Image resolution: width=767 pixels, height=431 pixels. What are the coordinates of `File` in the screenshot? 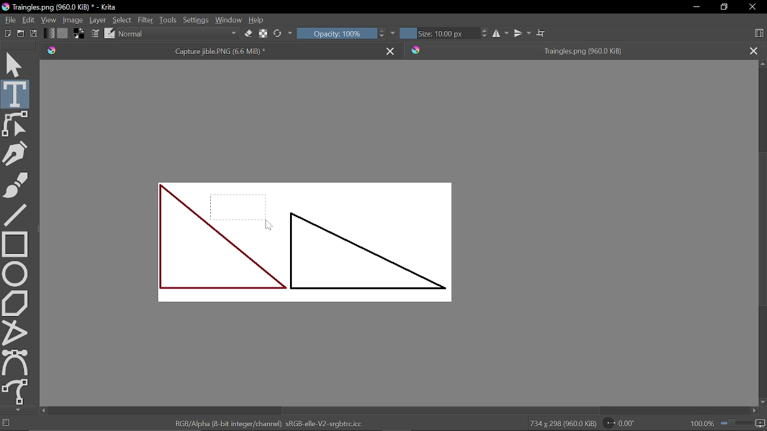 It's located at (8, 20).